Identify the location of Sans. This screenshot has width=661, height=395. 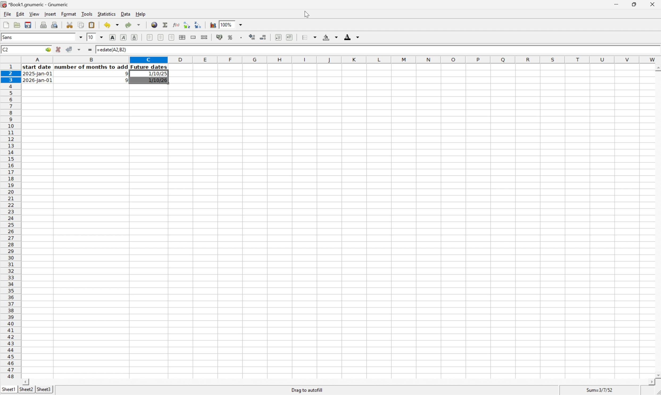
(10, 37).